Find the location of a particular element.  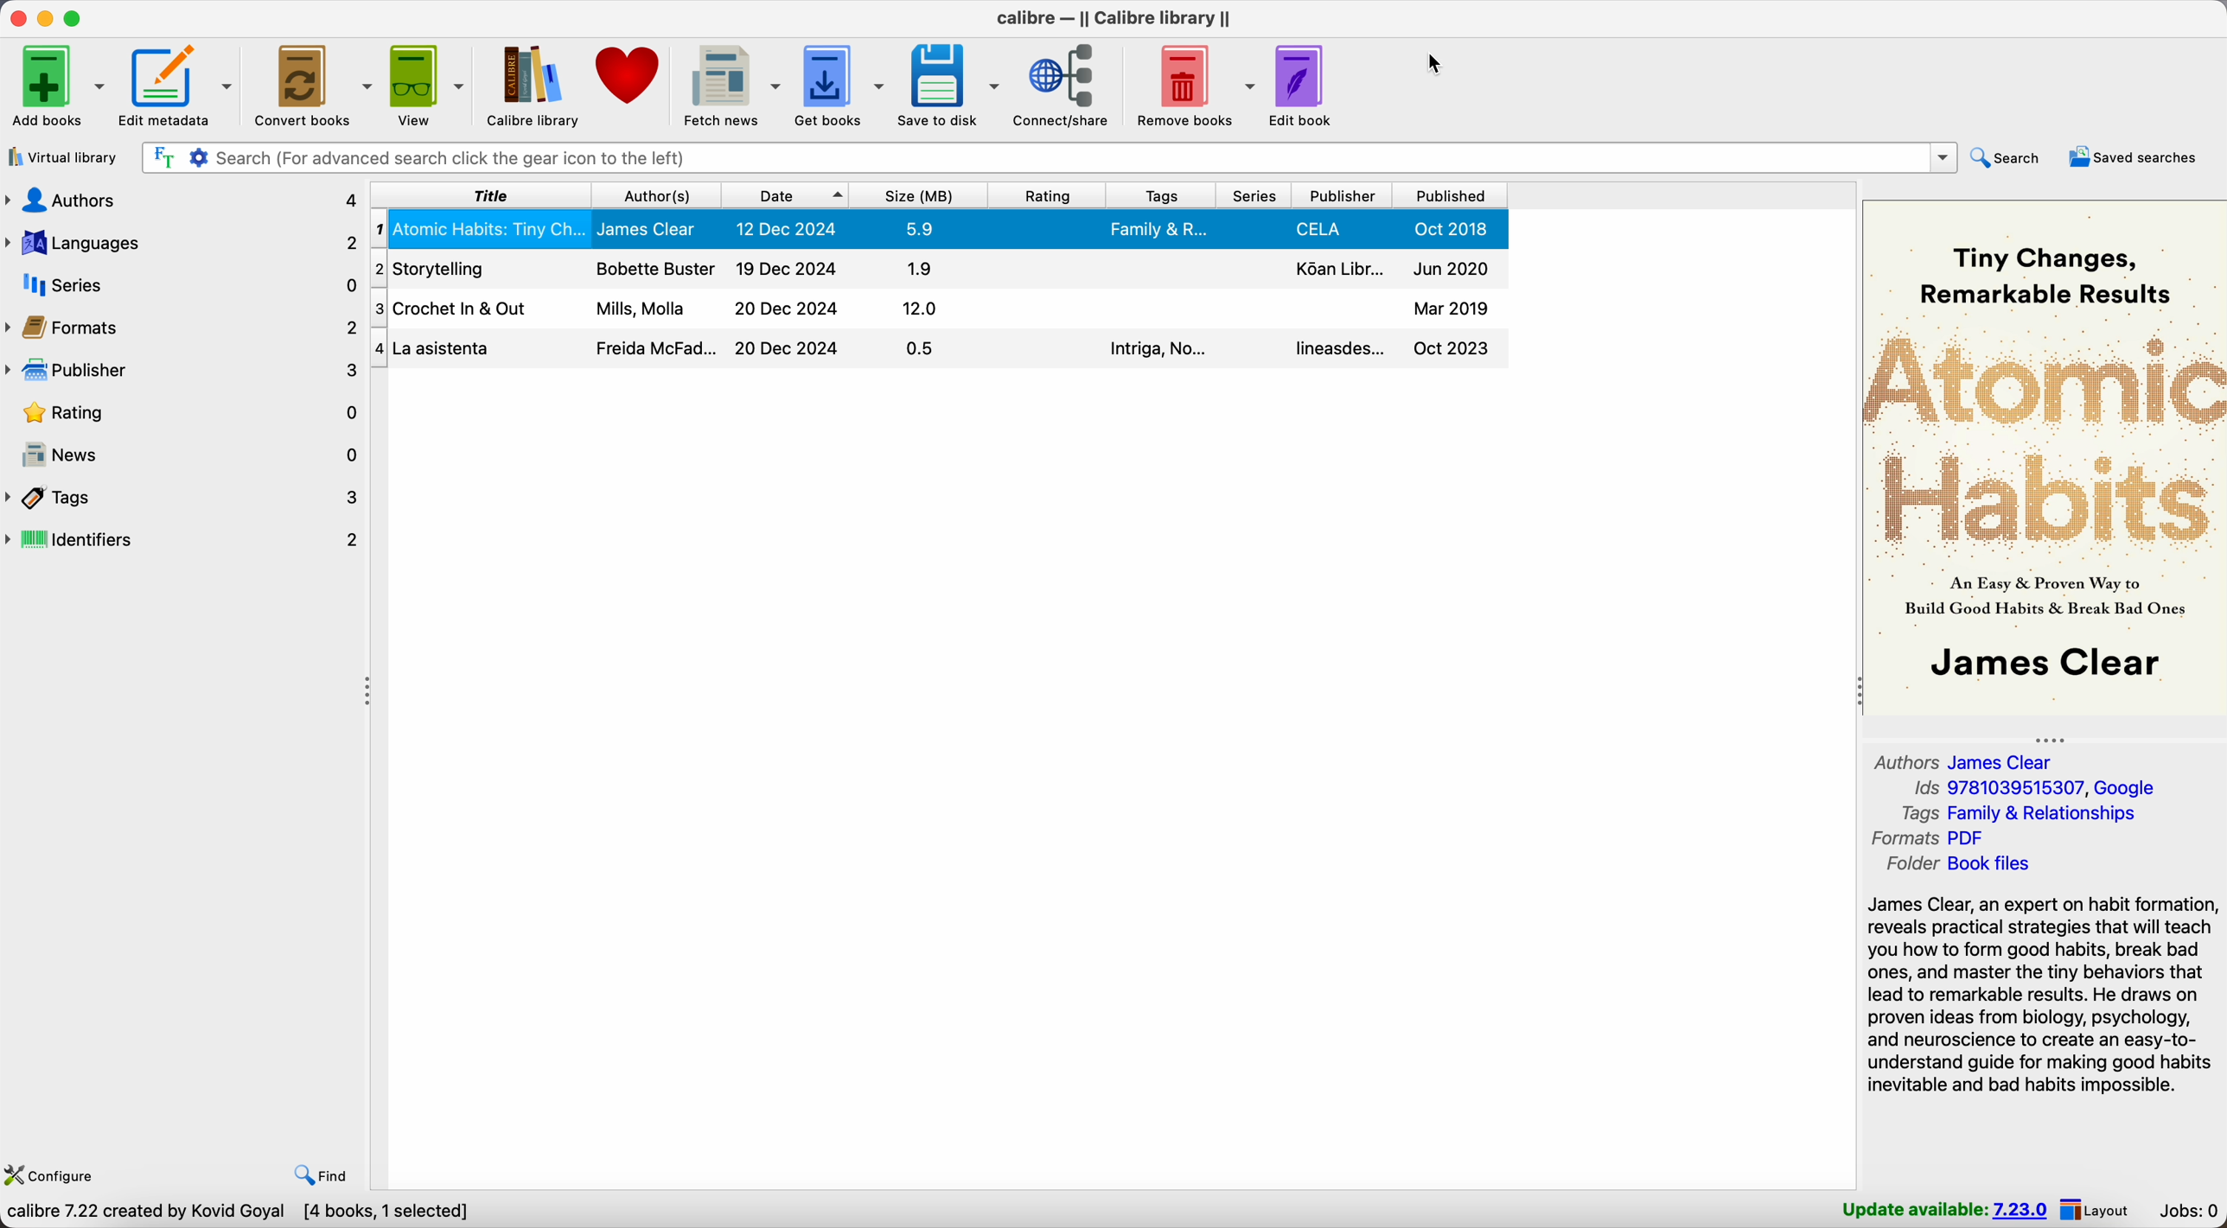

series is located at coordinates (184, 285).